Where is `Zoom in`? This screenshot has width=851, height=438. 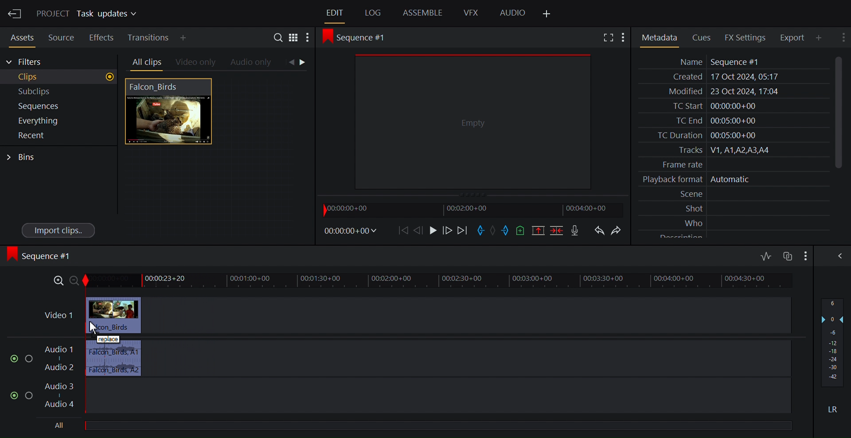
Zoom in is located at coordinates (55, 282).